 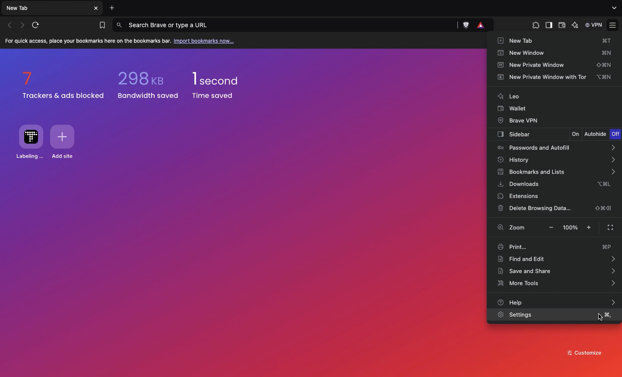 I want to click on VPN, so click(x=594, y=25).